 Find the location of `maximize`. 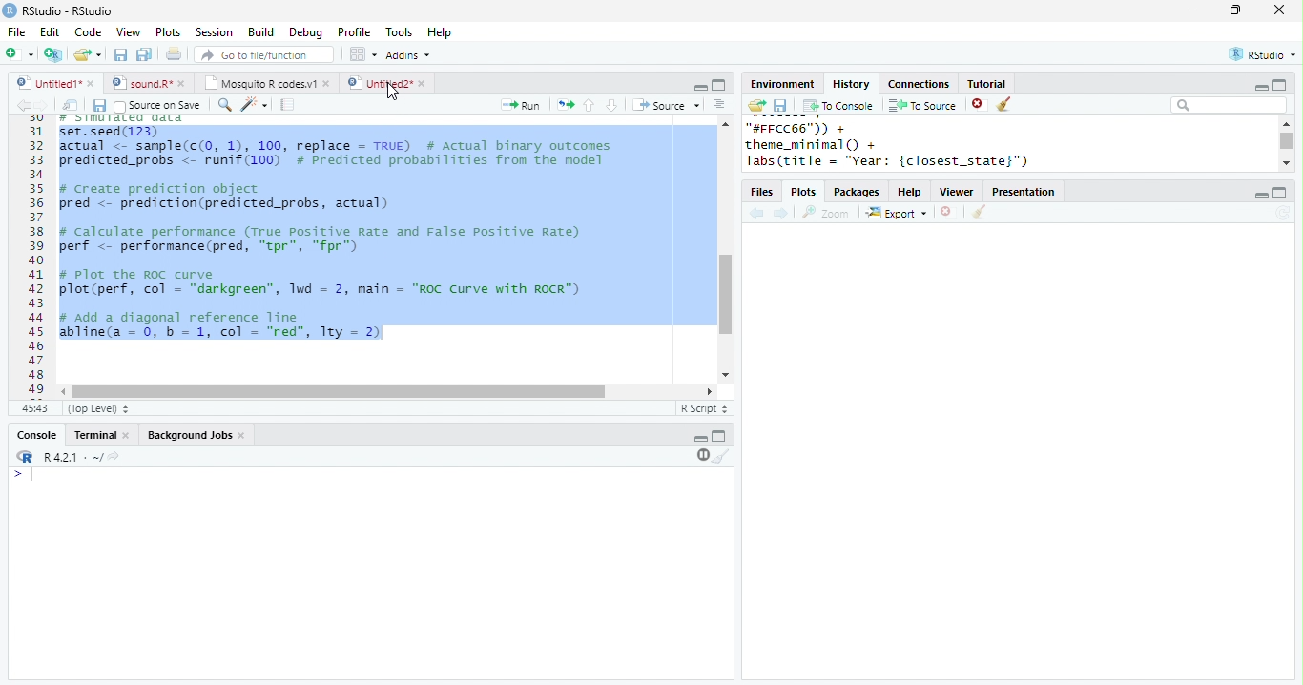

maximize is located at coordinates (1280, 193).